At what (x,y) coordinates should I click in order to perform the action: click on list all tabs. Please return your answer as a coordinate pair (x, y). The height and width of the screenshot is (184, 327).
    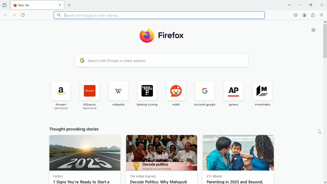
    Looking at the image, I should click on (290, 5).